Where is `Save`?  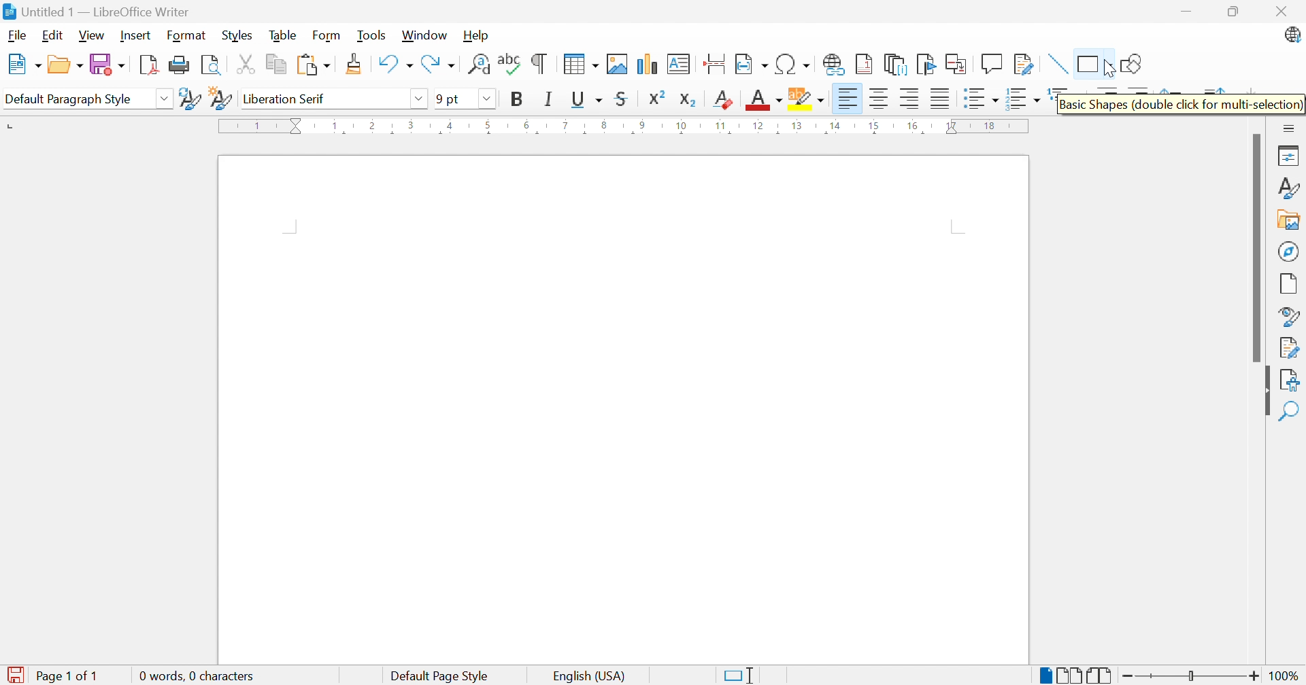
Save is located at coordinates (108, 64).